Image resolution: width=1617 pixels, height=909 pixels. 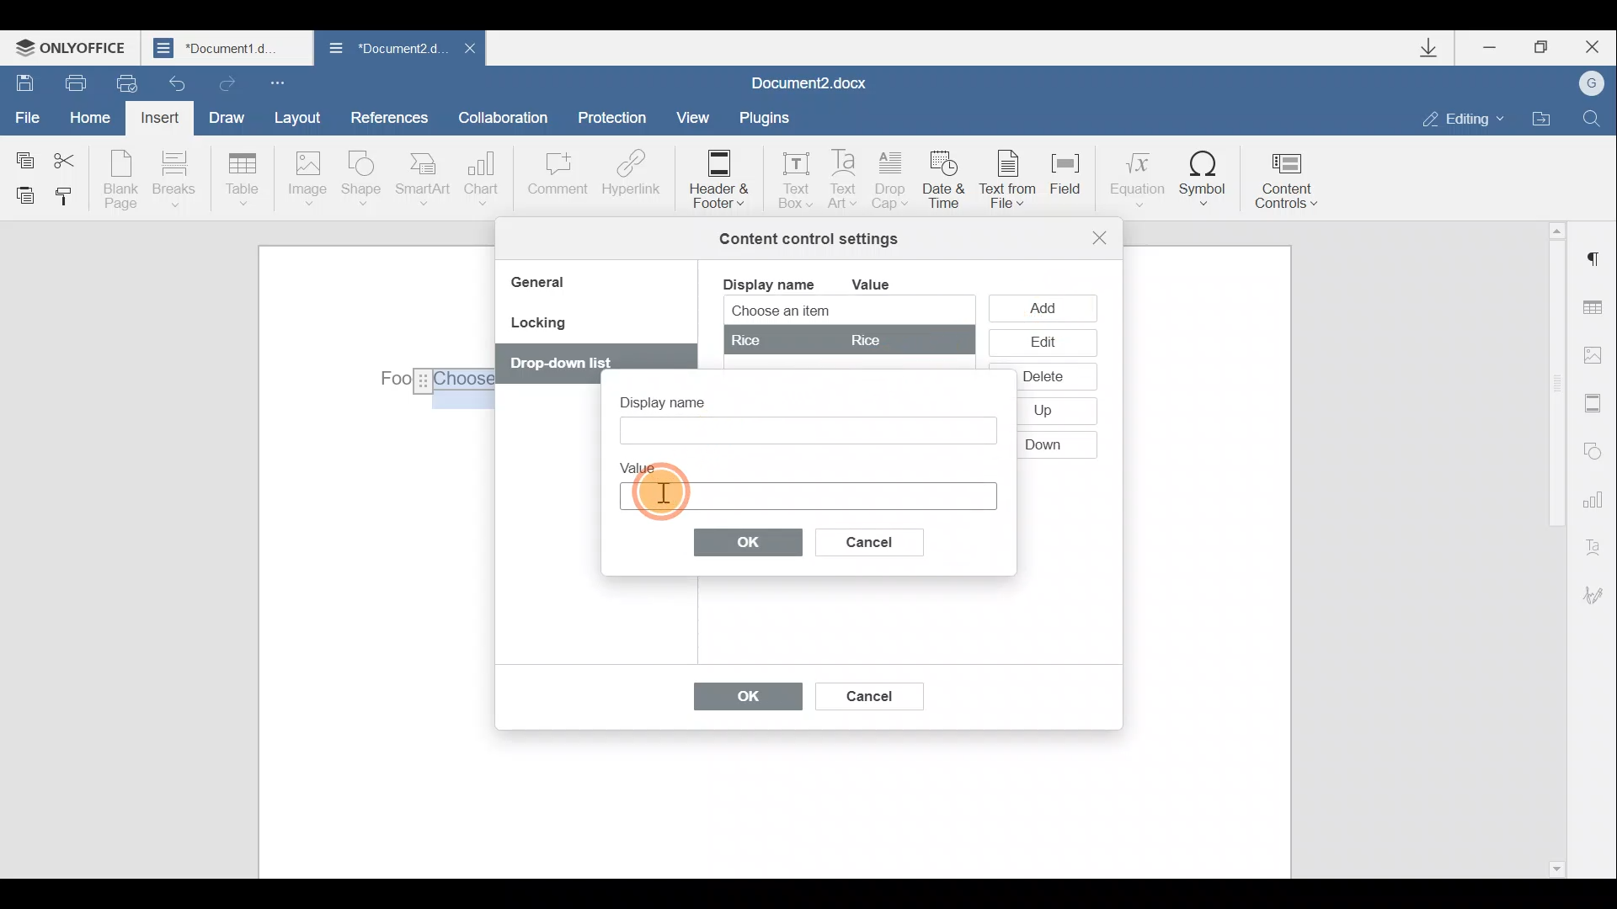 I want to click on Save, so click(x=19, y=81).